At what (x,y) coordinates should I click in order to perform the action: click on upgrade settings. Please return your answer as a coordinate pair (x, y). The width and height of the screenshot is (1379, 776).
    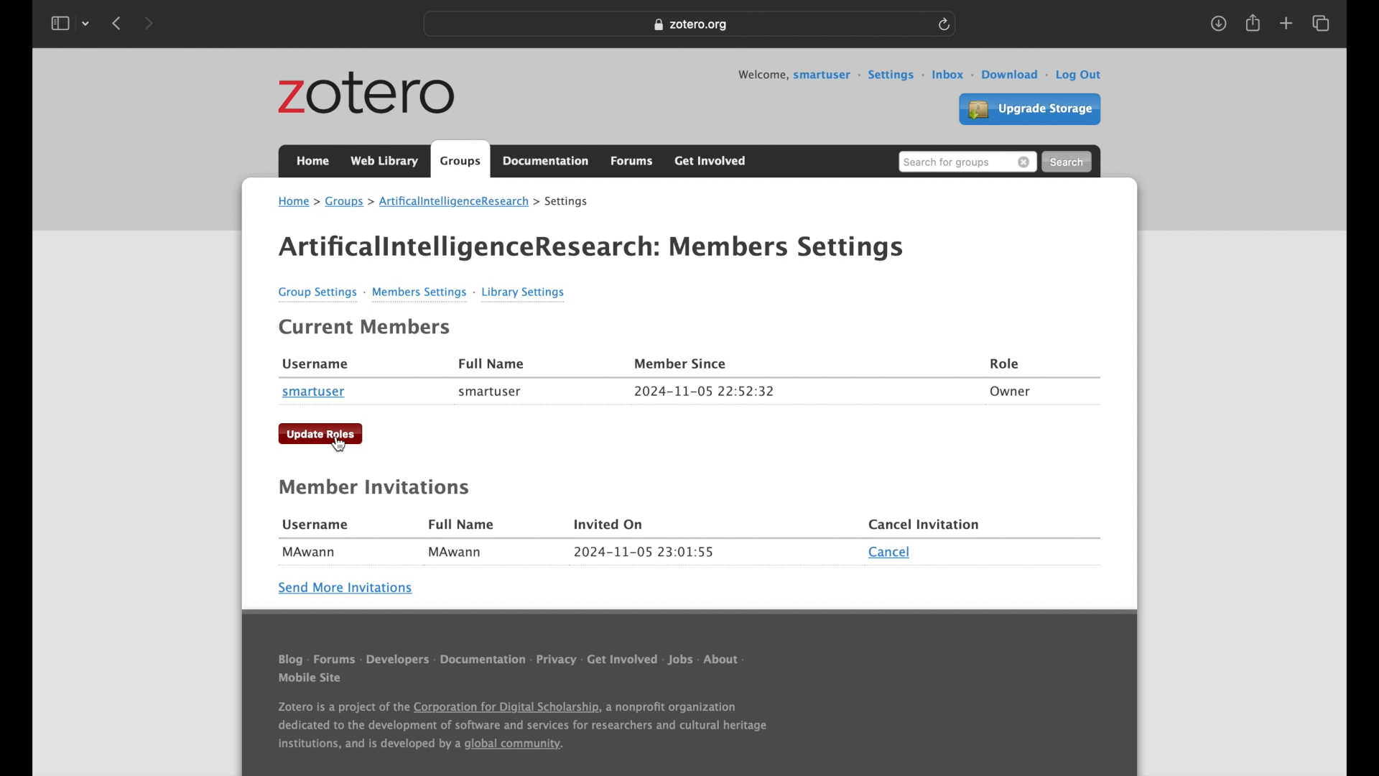
    Looking at the image, I should click on (1030, 109).